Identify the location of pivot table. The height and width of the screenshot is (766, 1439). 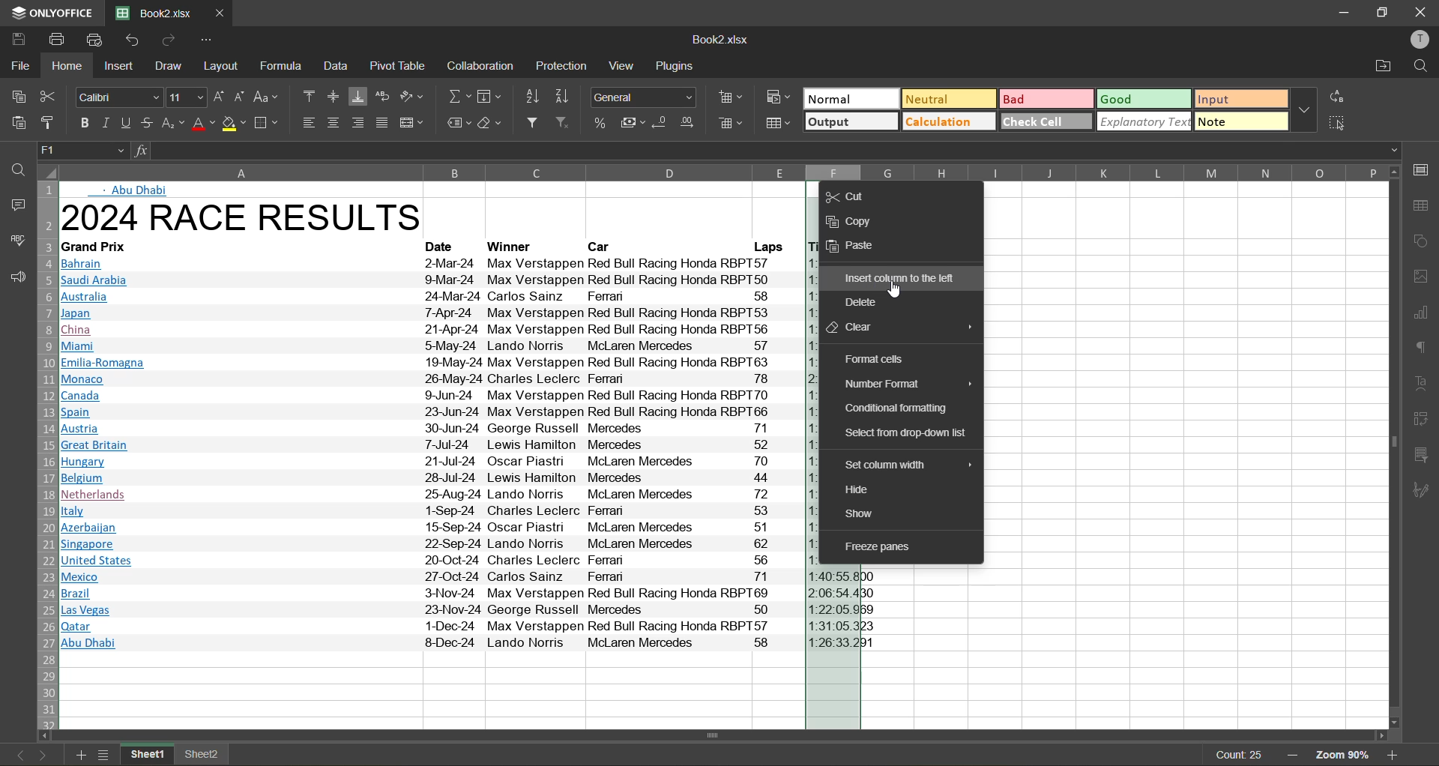
(1425, 420).